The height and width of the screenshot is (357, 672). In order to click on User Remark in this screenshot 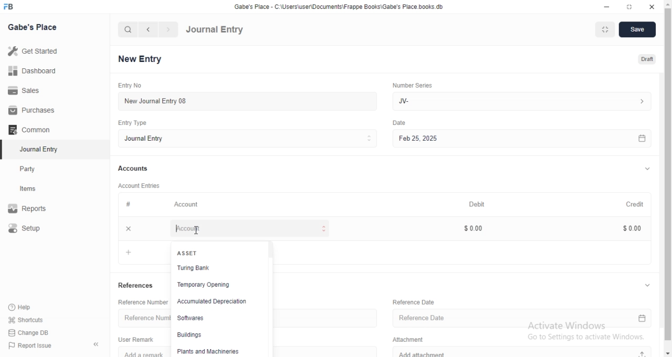, I will do `click(136, 339)`.